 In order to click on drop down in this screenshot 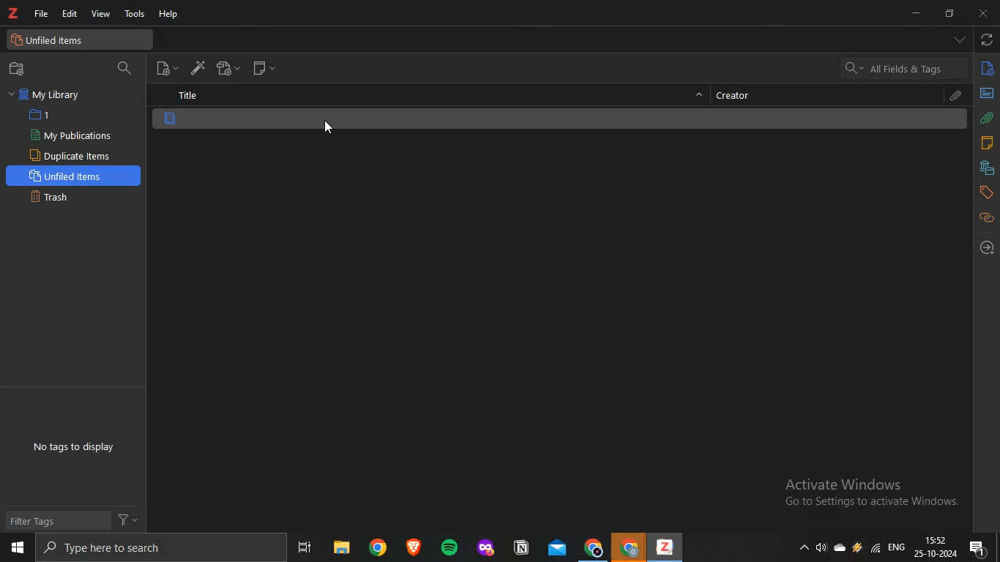, I will do `click(960, 40)`.